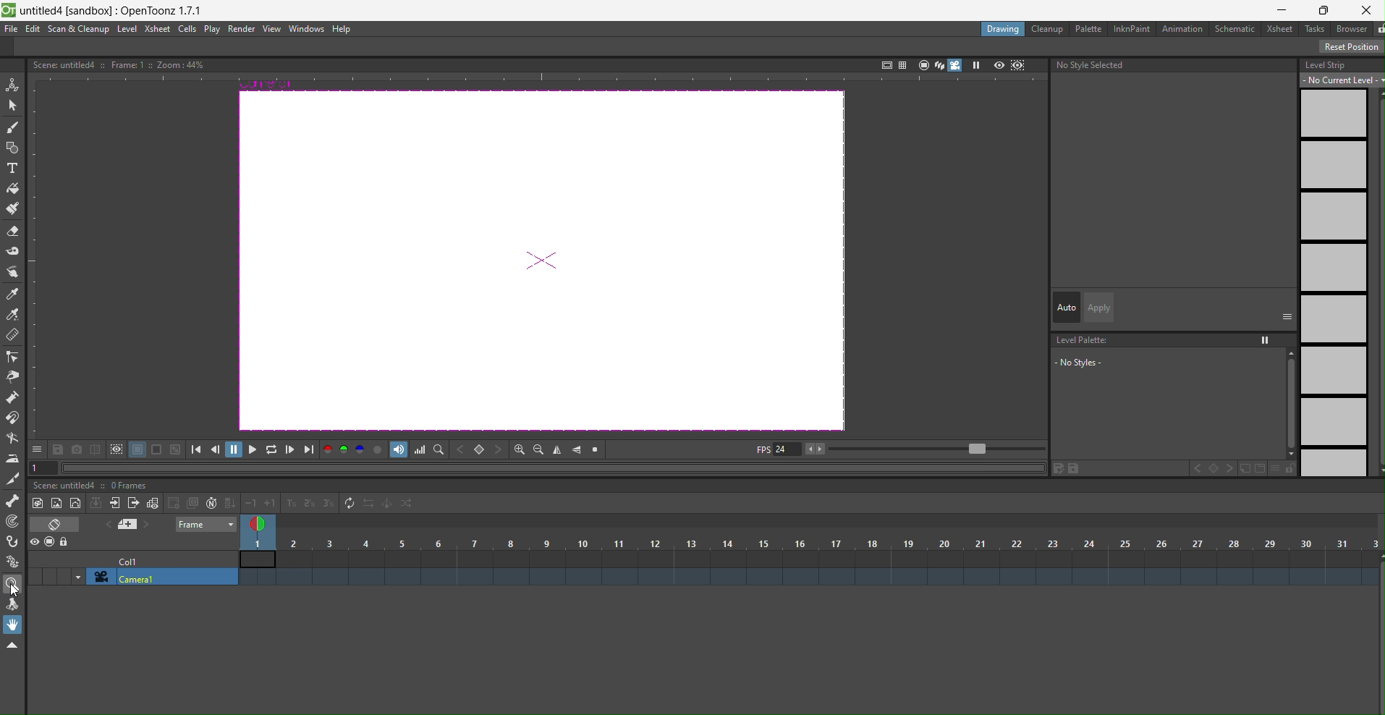 The image size is (1385, 715). Describe the element at coordinates (1131, 28) in the screenshot. I see `inknpaint` at that location.